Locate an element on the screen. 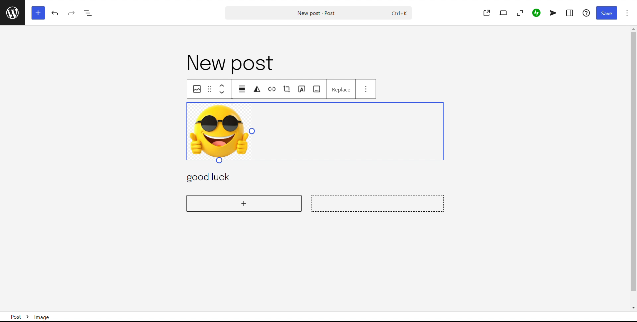  drag is located at coordinates (210, 89).